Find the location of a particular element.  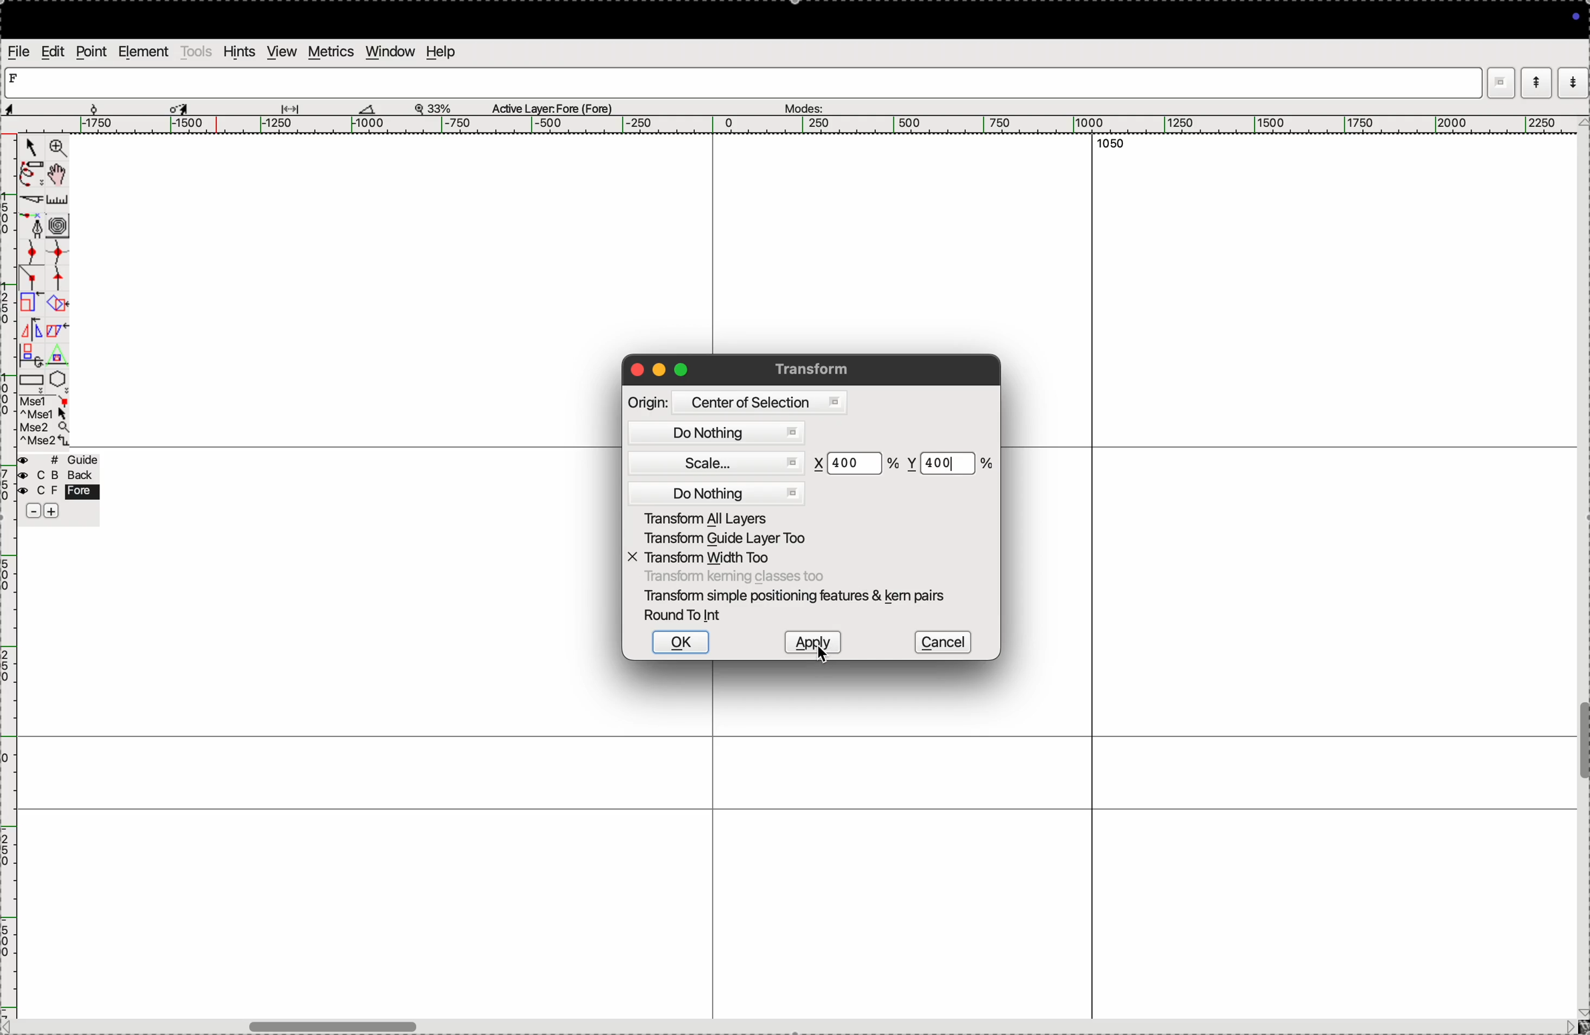

duplicate is located at coordinates (28, 356).